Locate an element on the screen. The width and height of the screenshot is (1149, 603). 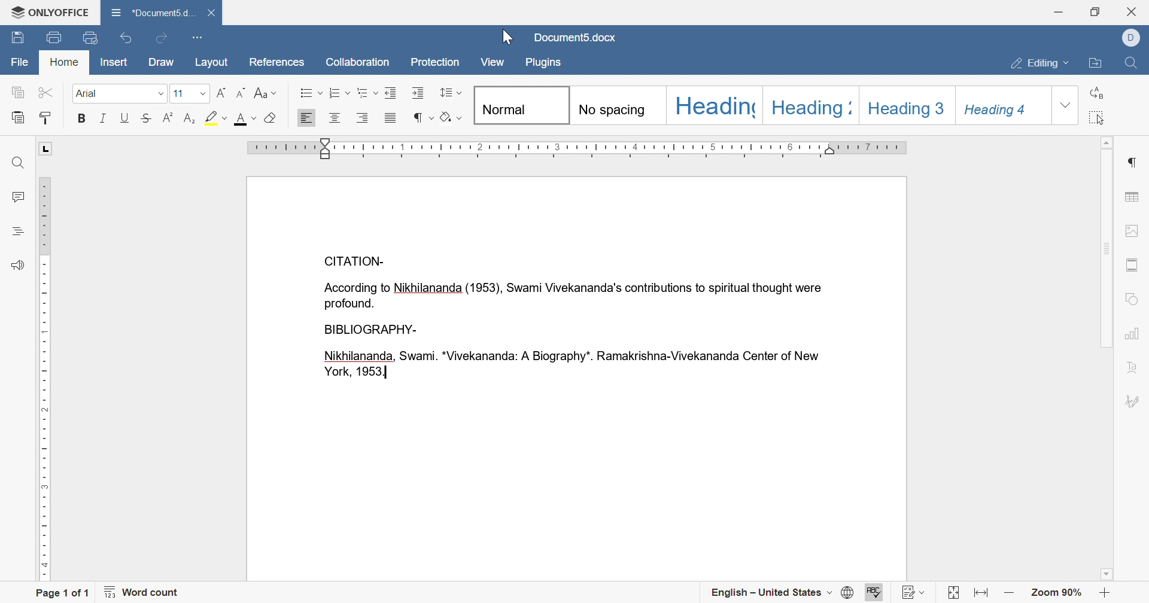
font size is located at coordinates (122, 95).